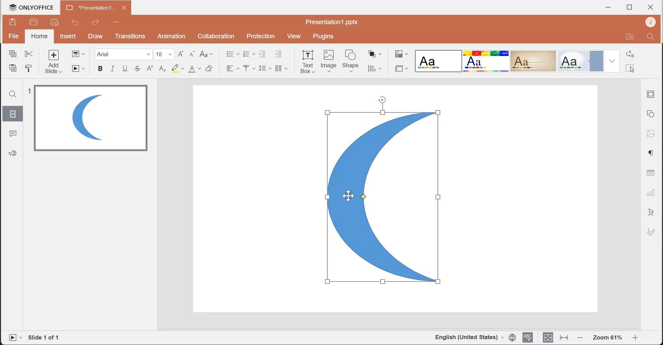 This screenshot has height=345, width=663. Describe the element at coordinates (650, 22) in the screenshot. I see `Account` at that location.